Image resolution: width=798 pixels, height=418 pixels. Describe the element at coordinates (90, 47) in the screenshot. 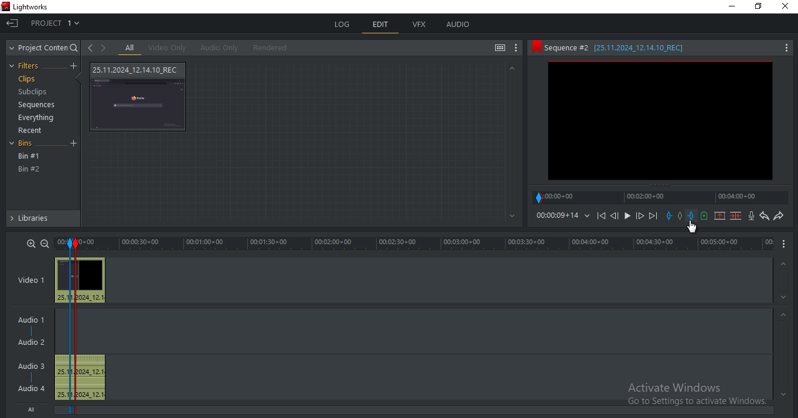

I see `go to previous viewed clip` at that location.